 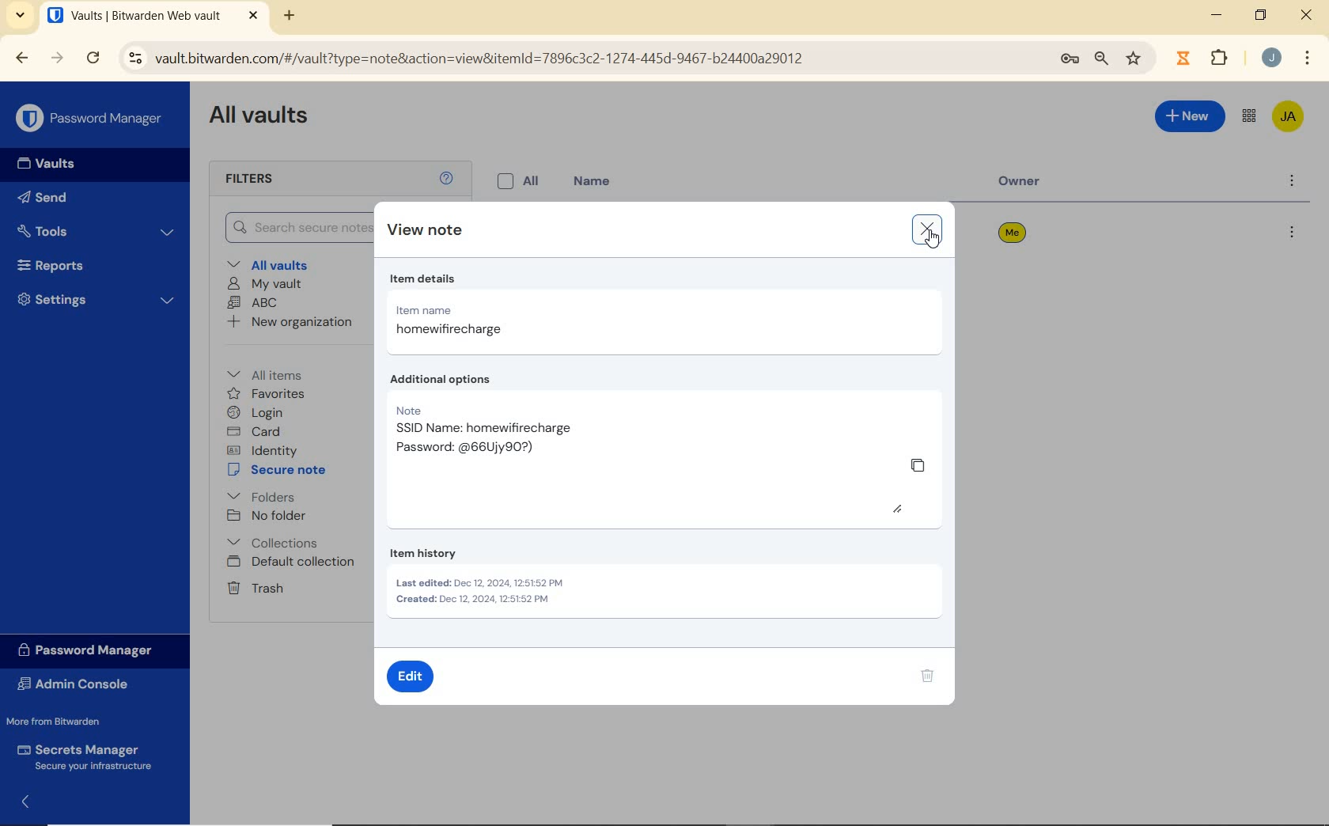 What do you see at coordinates (57, 58) in the screenshot?
I see `forward` at bounding box center [57, 58].